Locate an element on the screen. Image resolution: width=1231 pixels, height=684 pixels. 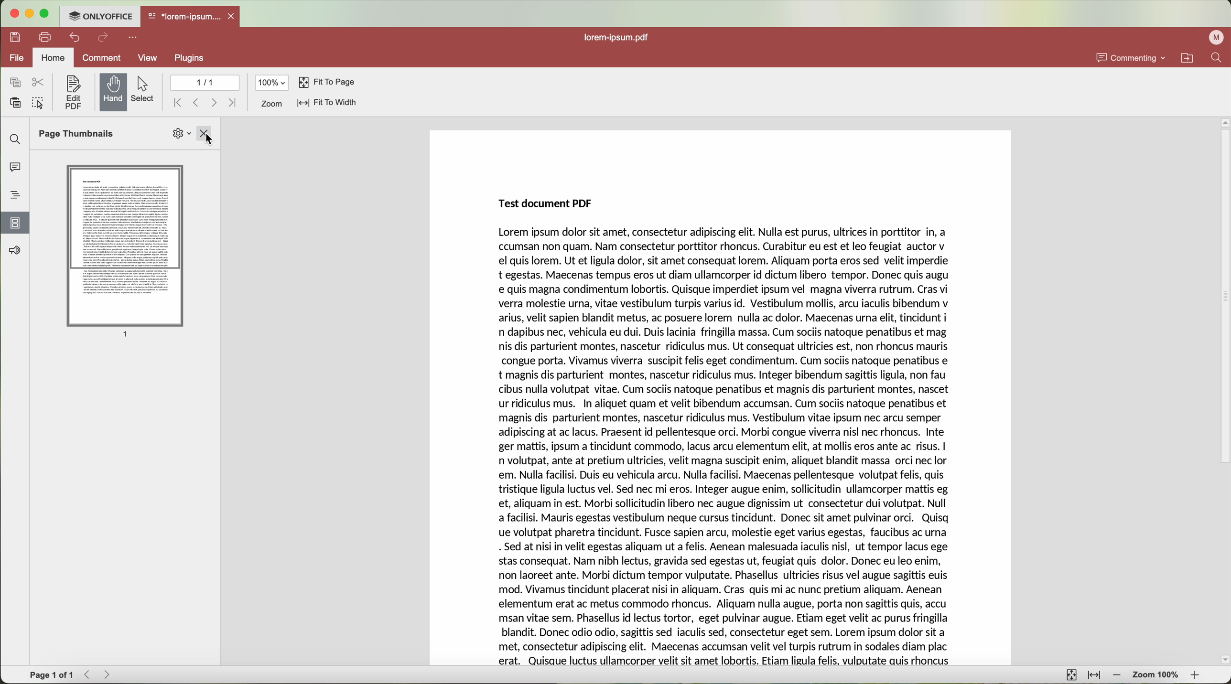
file is located at coordinates (12, 58).